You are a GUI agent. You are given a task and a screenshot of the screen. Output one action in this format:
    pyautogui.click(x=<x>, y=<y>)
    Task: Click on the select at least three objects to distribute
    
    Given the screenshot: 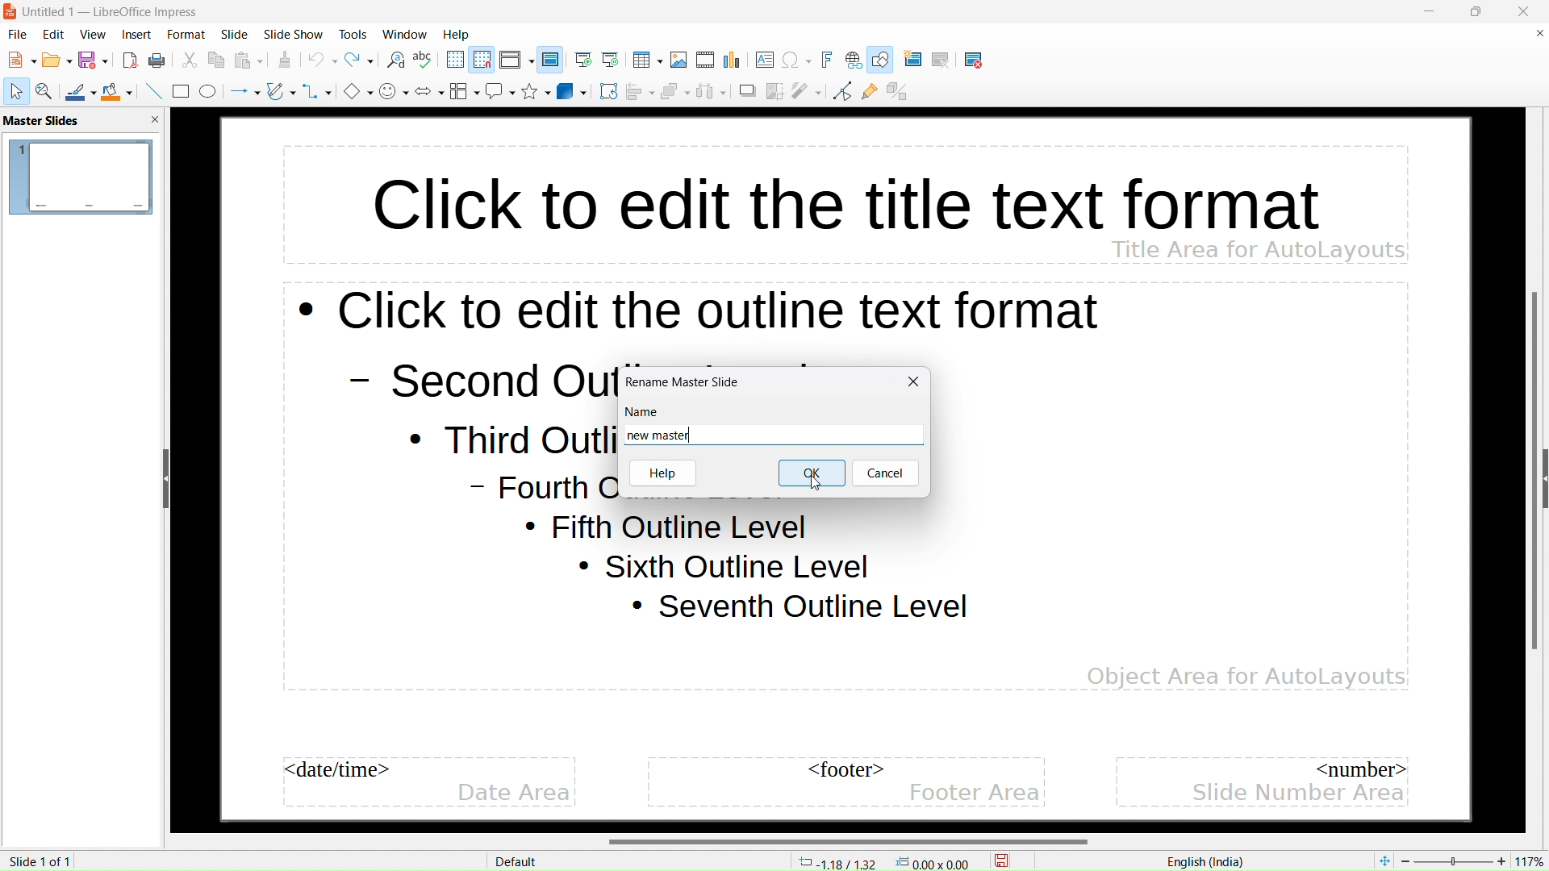 What is the action you would take?
    pyautogui.click(x=712, y=92)
    